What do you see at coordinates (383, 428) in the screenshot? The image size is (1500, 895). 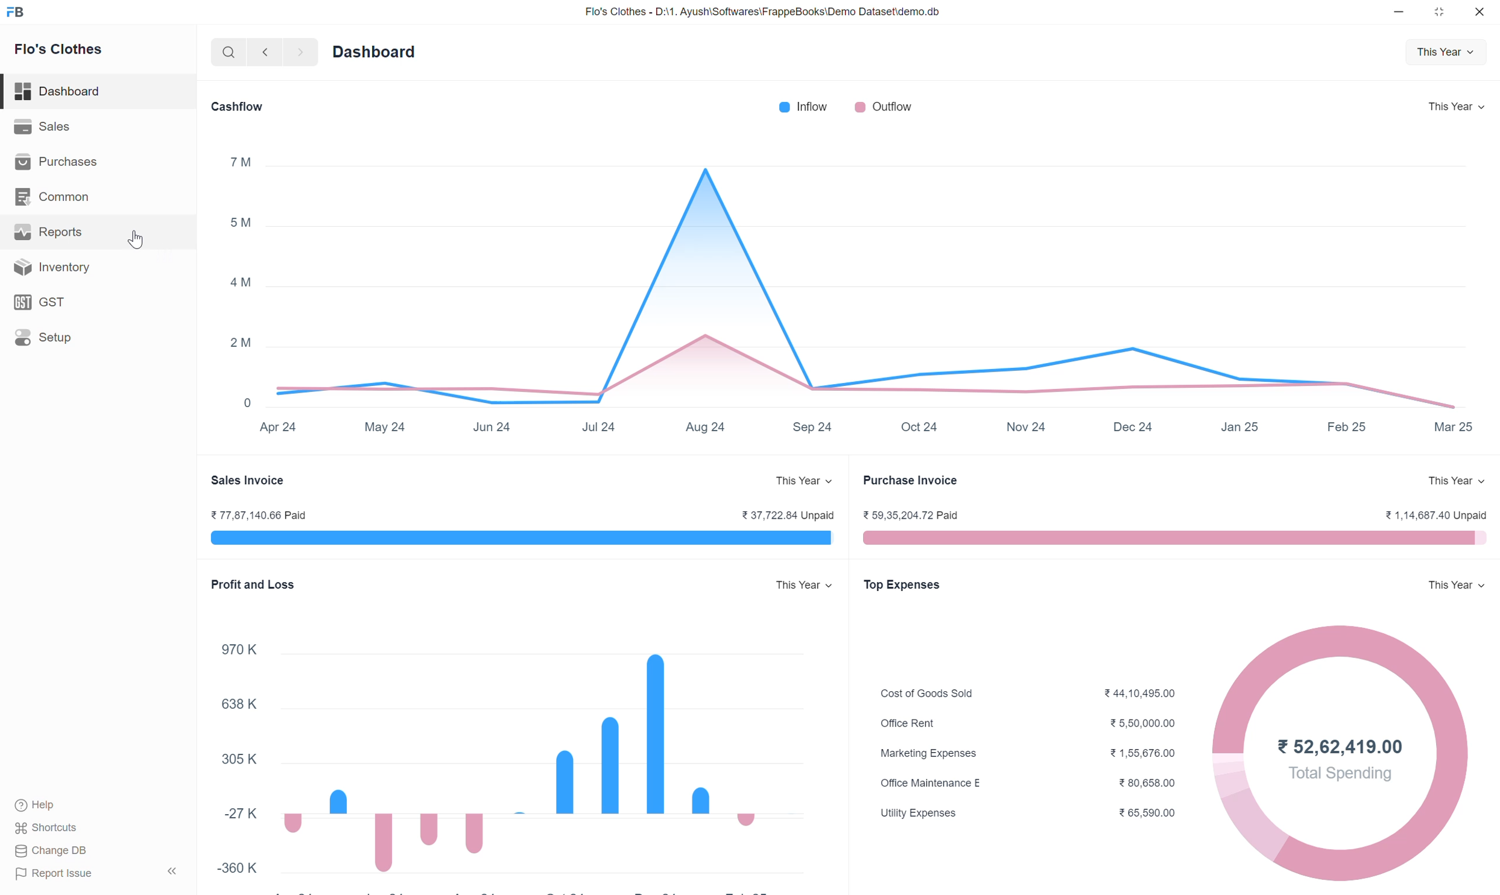 I see `May 24` at bounding box center [383, 428].